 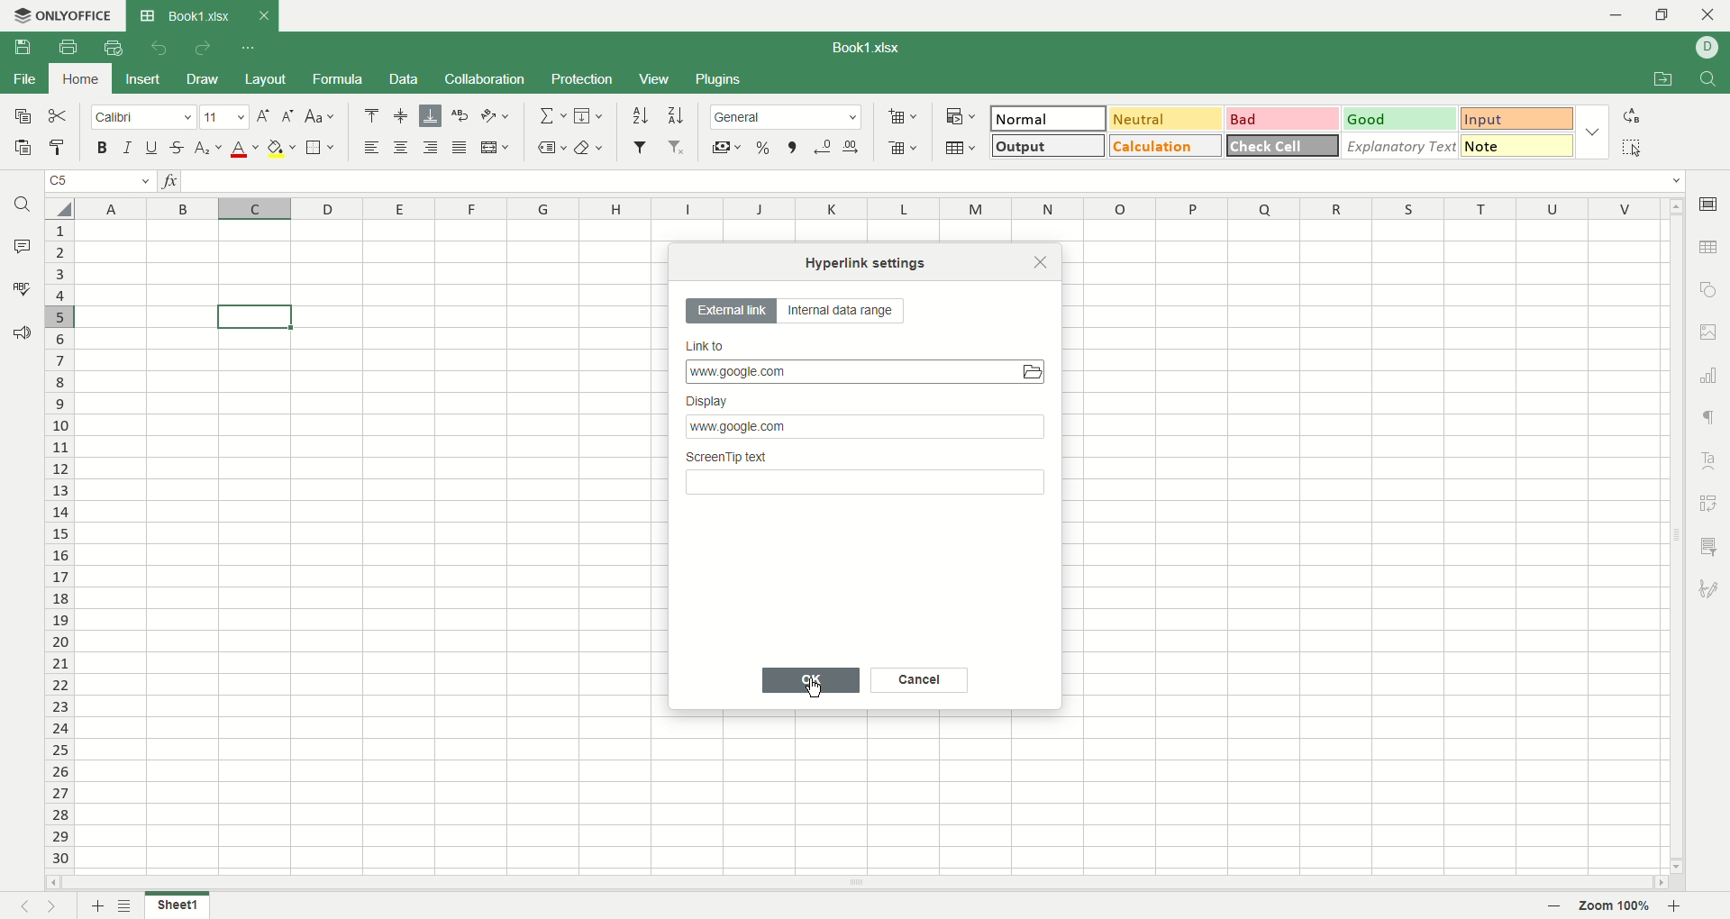 I want to click on cancel, so click(x=920, y=681).